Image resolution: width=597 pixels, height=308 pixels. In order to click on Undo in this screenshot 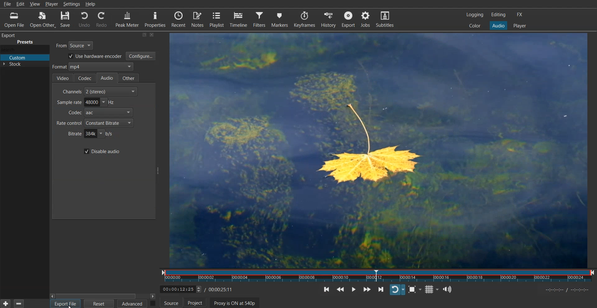, I will do `click(84, 20)`.